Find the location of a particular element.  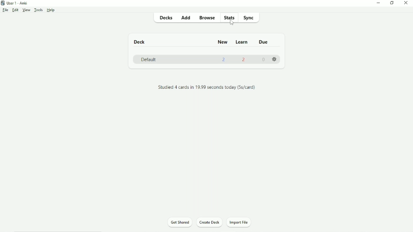

Restore down is located at coordinates (392, 3).